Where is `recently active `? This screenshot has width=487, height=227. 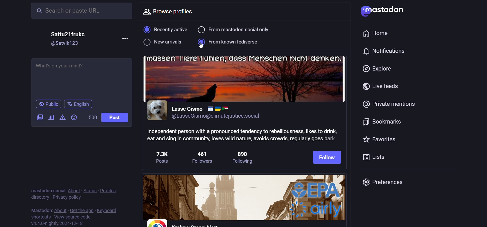
recently active  is located at coordinates (166, 30).